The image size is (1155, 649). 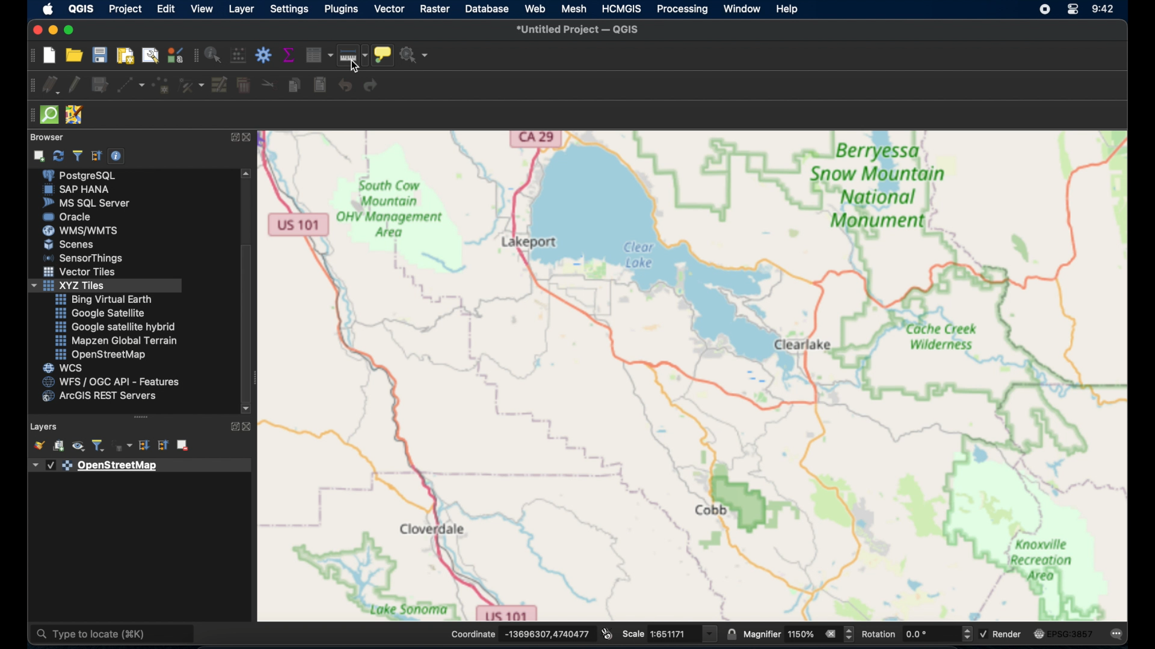 I want to click on create new project, so click(x=49, y=55).